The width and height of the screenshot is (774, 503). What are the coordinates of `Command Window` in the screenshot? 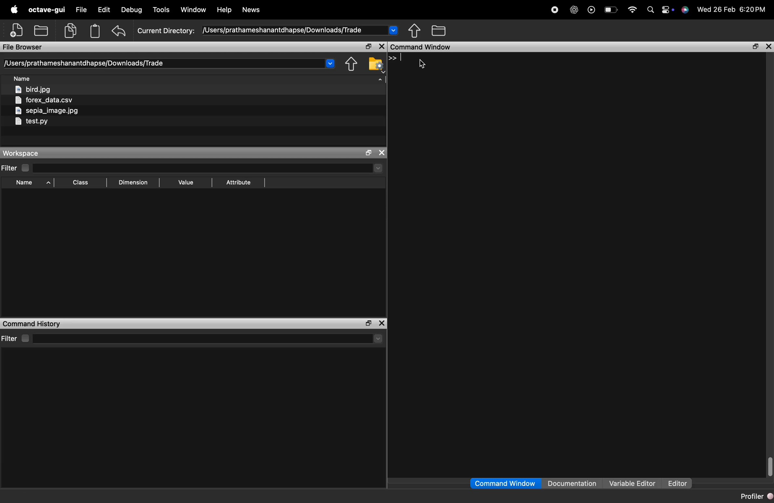 It's located at (421, 47).